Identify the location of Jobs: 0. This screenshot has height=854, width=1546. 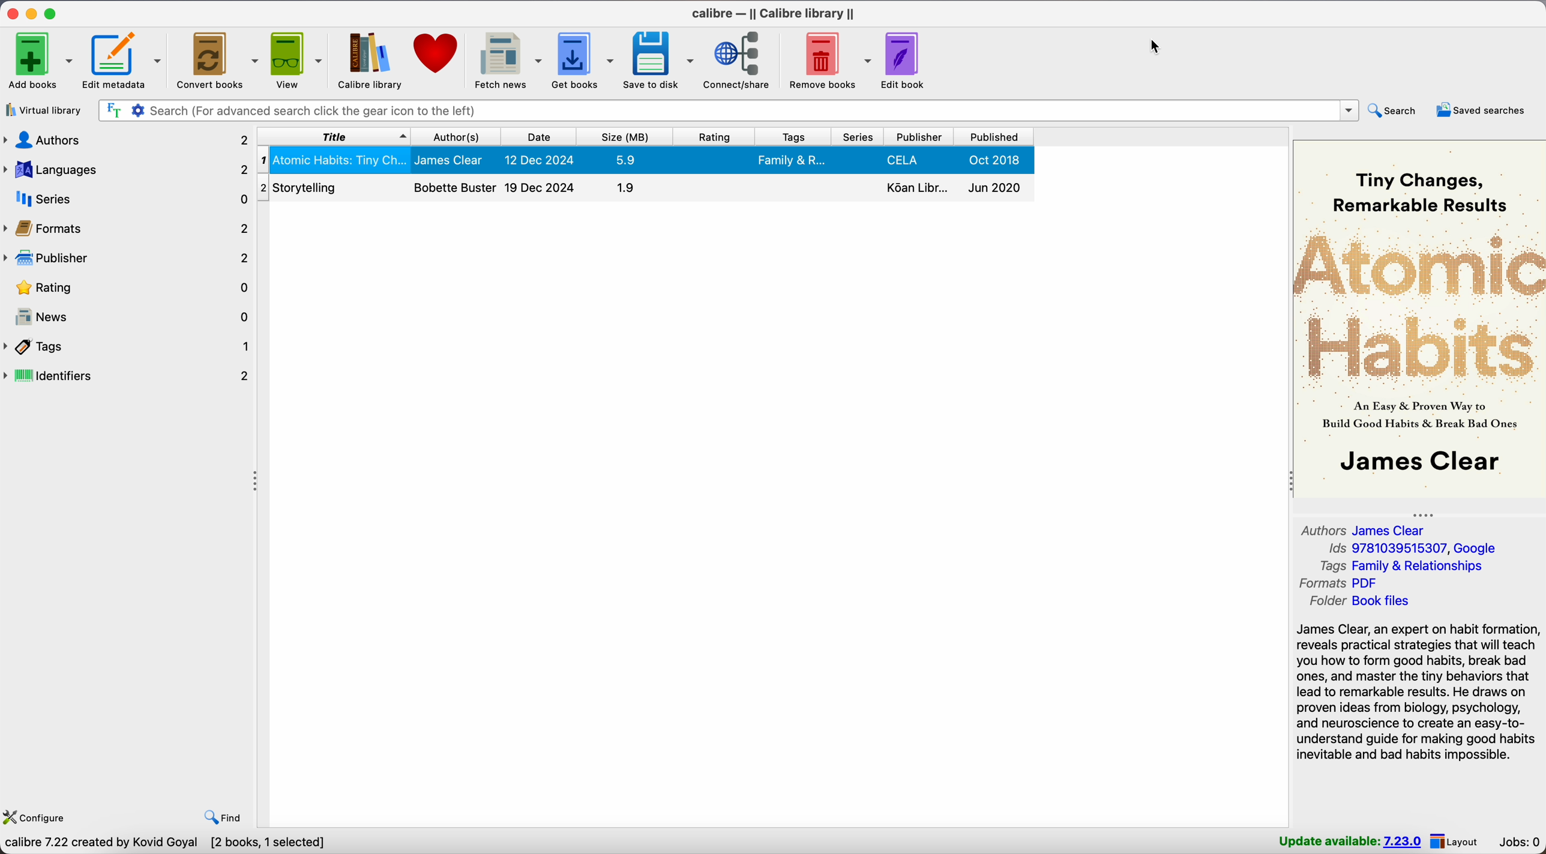
(1520, 843).